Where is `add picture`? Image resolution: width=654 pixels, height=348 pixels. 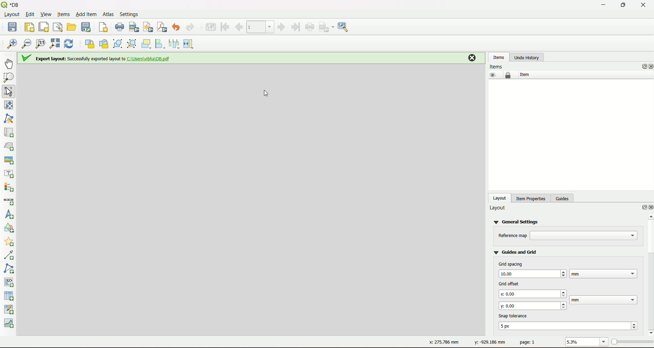
add picture is located at coordinates (9, 159).